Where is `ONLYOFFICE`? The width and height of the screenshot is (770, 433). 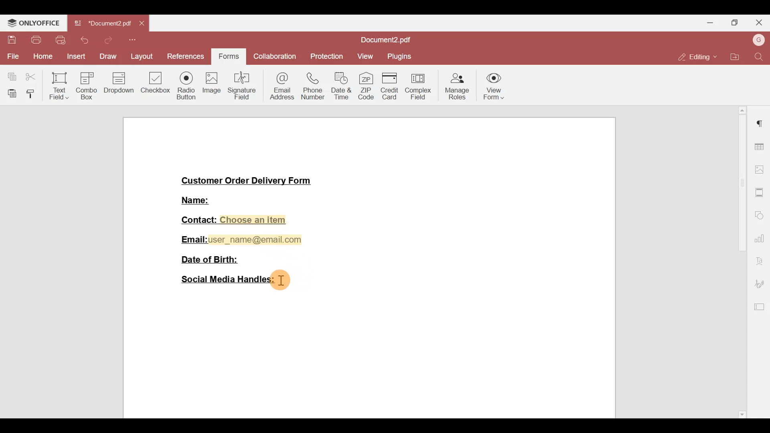
ONLYOFFICE is located at coordinates (34, 22).